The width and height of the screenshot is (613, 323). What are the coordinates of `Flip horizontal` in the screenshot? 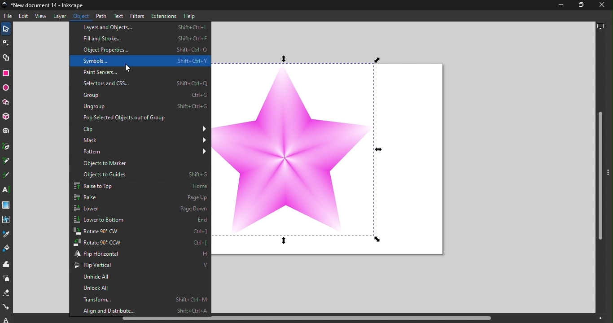 It's located at (139, 255).